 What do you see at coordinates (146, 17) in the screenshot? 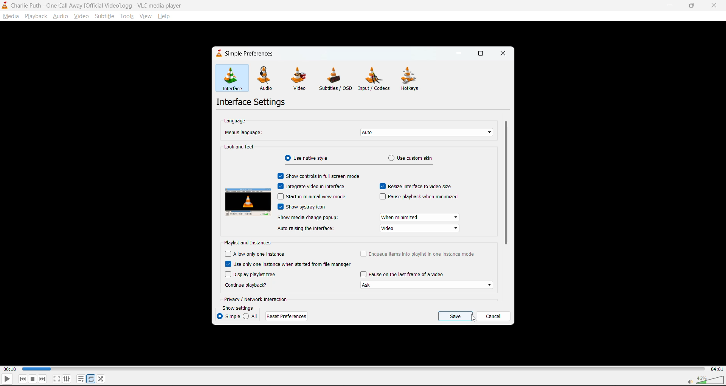
I see `view` at bounding box center [146, 17].